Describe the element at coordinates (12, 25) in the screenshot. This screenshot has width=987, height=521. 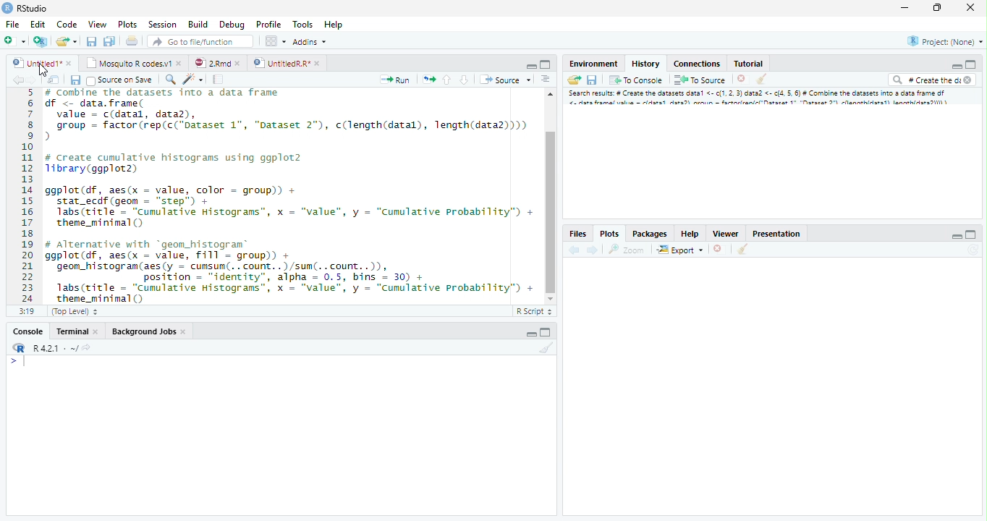
I see `File` at that location.